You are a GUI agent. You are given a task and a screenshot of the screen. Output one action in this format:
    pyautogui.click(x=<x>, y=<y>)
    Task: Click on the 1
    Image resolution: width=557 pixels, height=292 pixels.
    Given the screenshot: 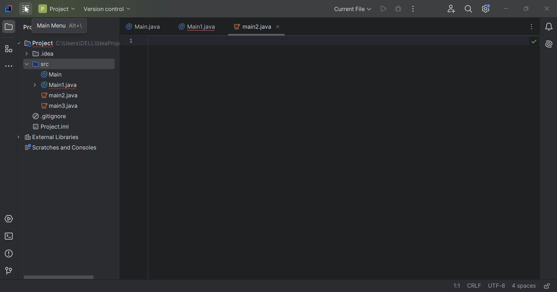 What is the action you would take?
    pyautogui.click(x=132, y=41)
    